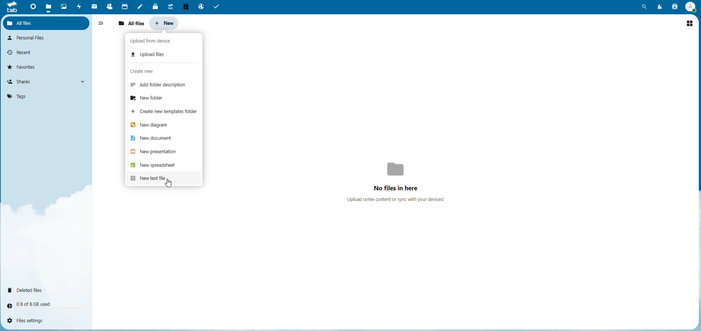 The width and height of the screenshot is (701, 331). I want to click on new, so click(150, 179).